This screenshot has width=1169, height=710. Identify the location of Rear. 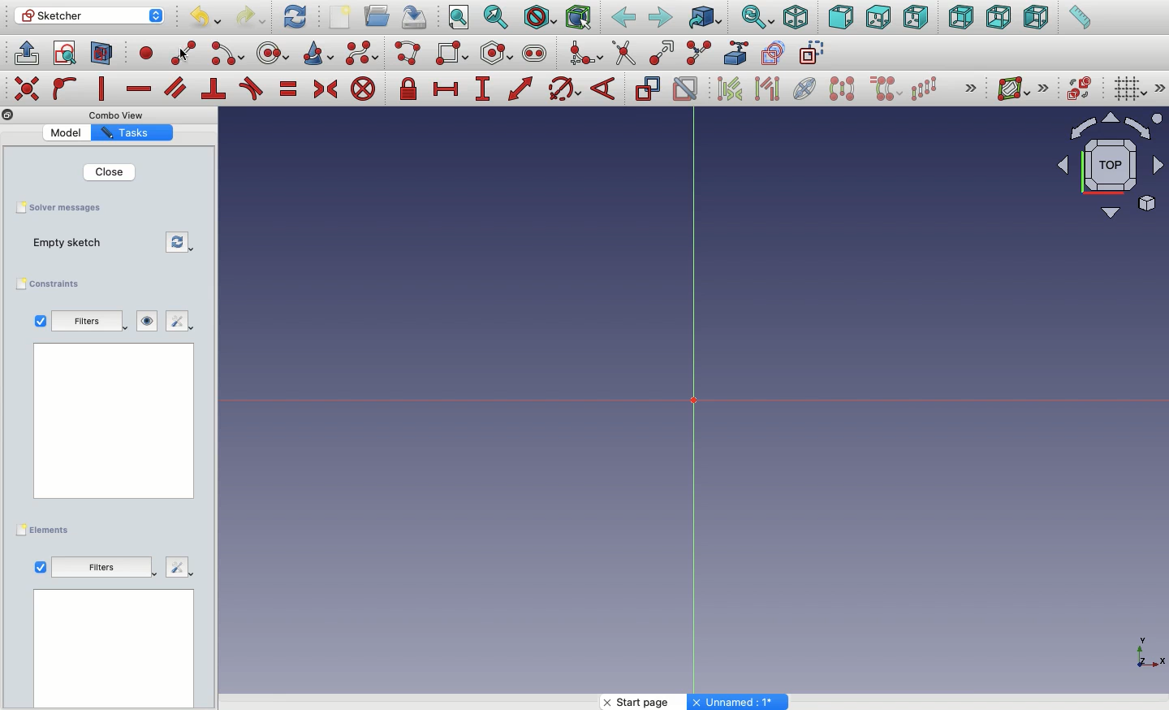
(960, 18).